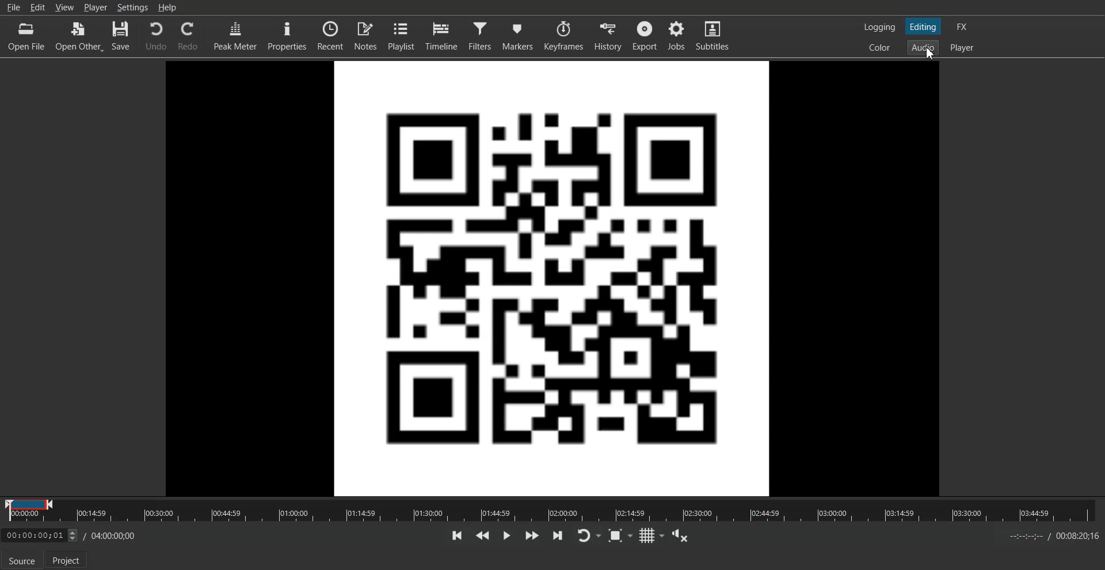 Image resolution: width=1105 pixels, height=570 pixels. I want to click on Switch to the effect layout, so click(962, 26).